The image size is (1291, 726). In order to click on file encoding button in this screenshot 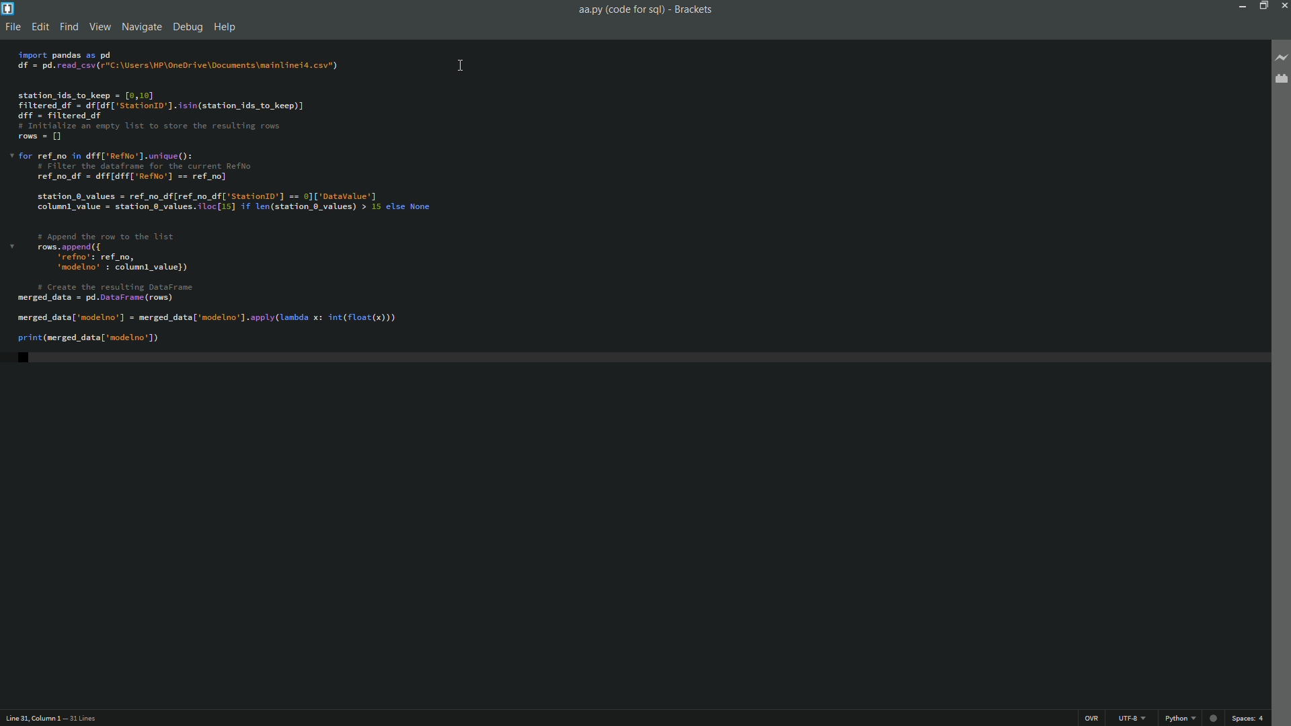, I will do `click(1133, 719)`.